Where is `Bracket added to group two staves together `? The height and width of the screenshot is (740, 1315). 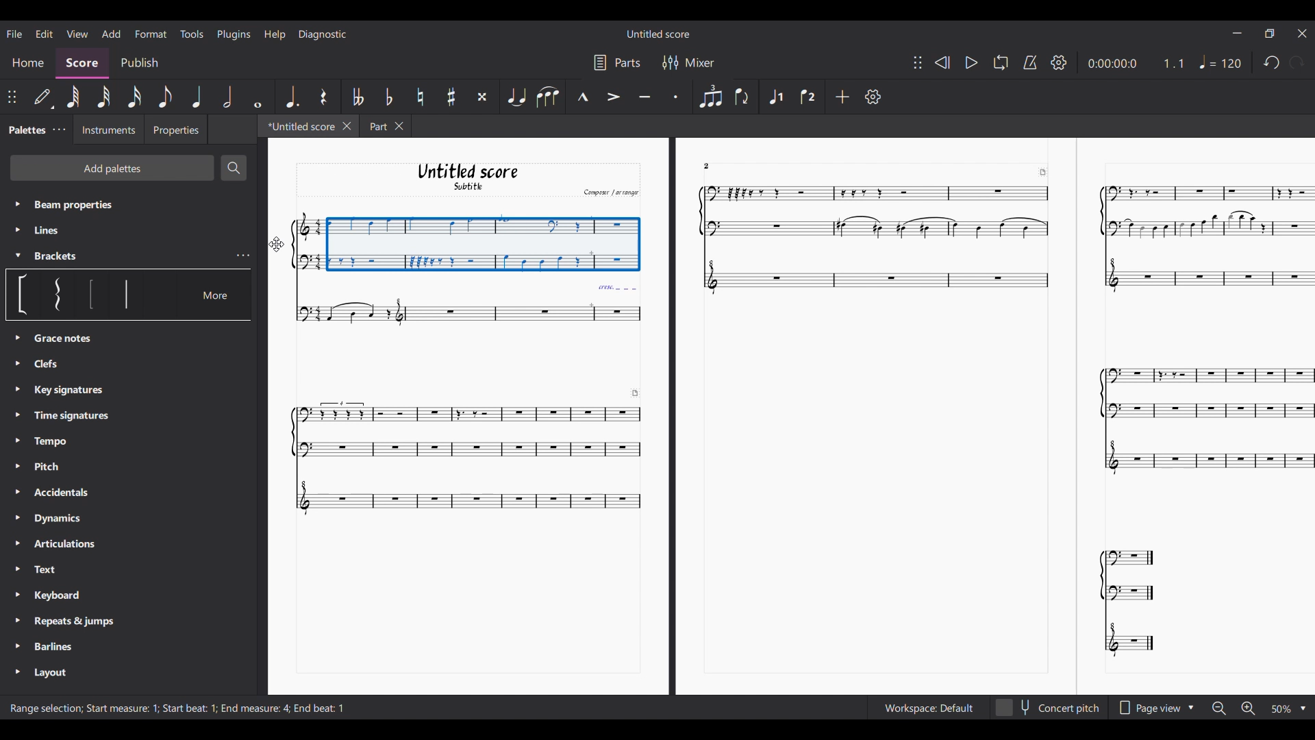 Bracket added to group two staves together  is located at coordinates (466, 243).